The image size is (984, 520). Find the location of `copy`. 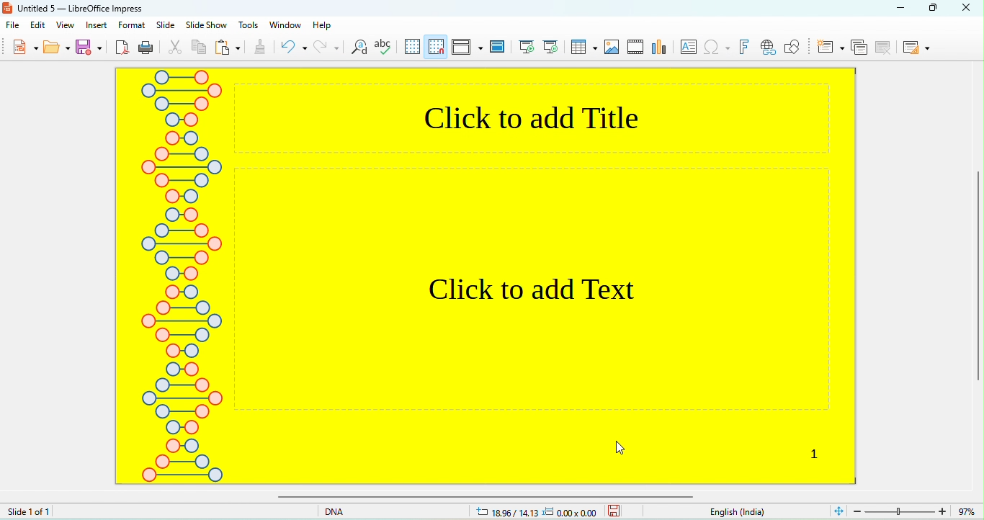

copy is located at coordinates (200, 49).